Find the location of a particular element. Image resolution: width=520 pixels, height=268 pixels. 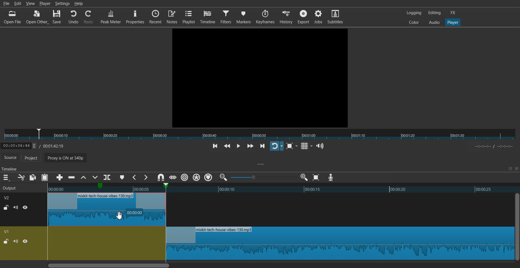

Jobs is located at coordinates (318, 16).